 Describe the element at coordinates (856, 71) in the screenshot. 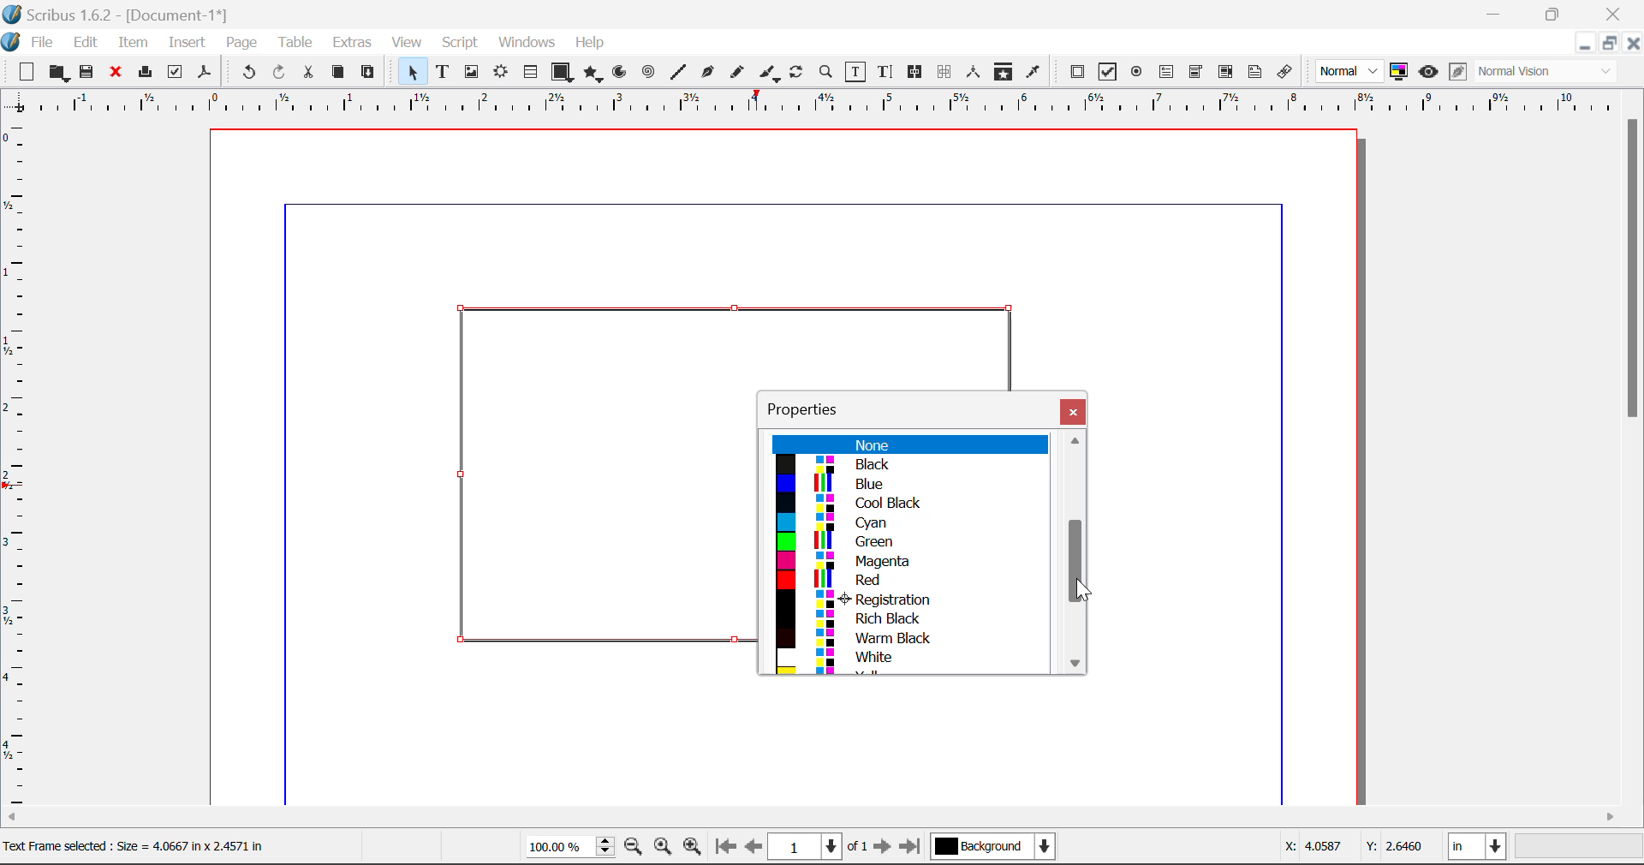

I see `Edit Contents of Frame` at that location.